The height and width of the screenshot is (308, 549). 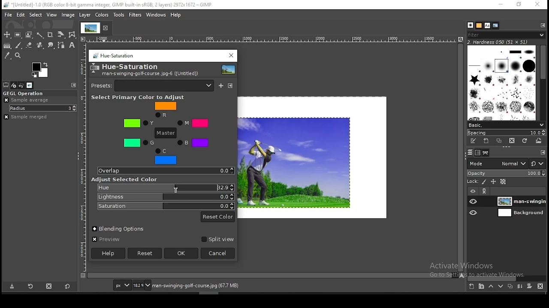 What do you see at coordinates (149, 74) in the screenshot?
I see `man-swinging-gold-couse.jpg-6([untitled])` at bounding box center [149, 74].